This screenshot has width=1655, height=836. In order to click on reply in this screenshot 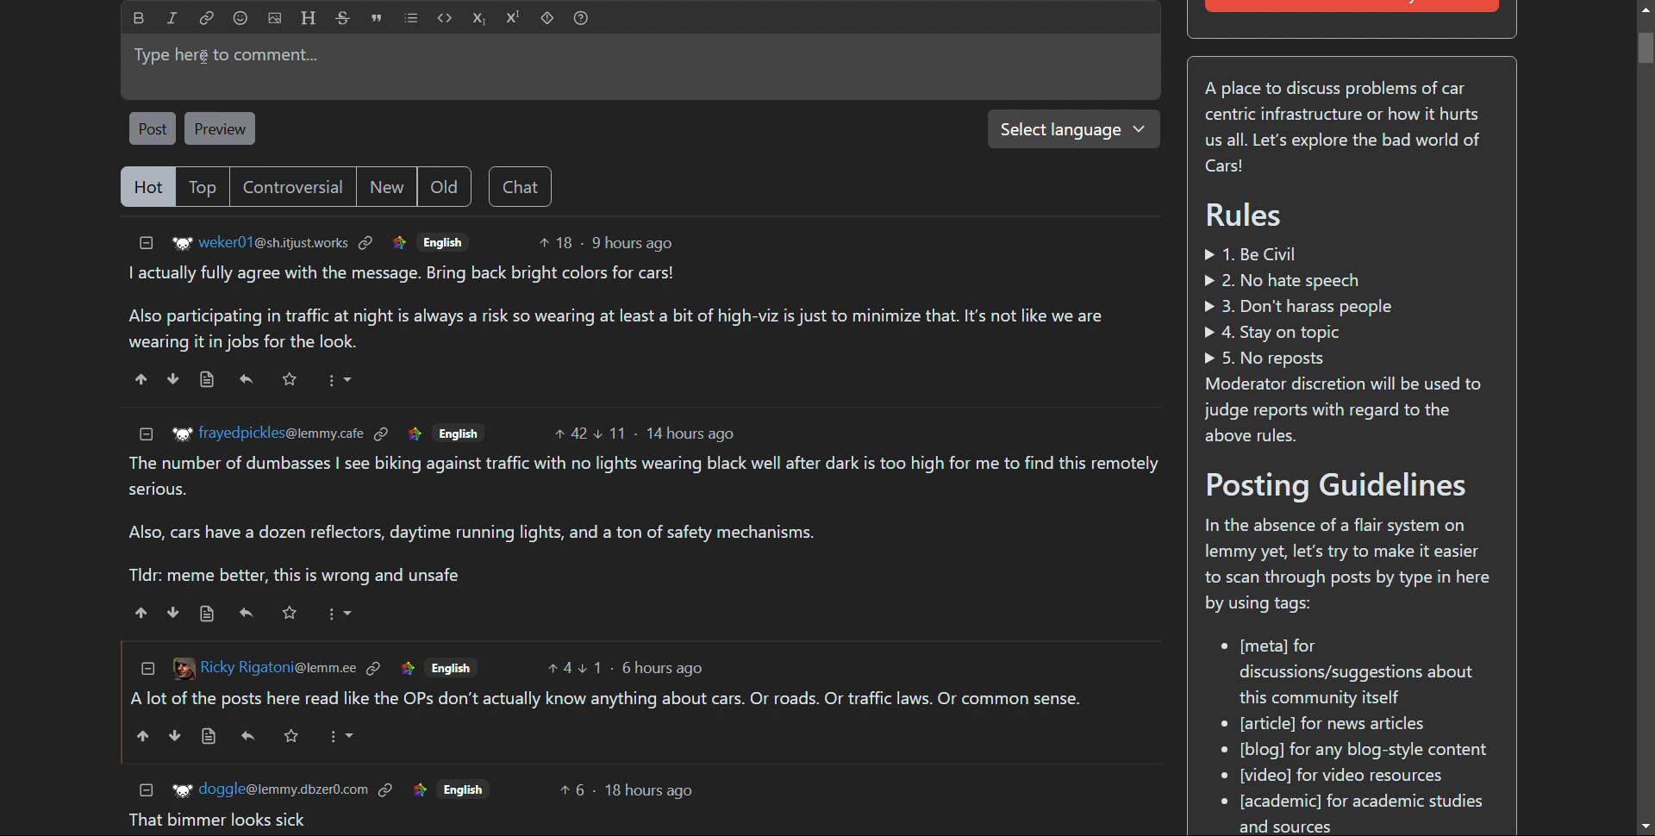, I will do `click(248, 735)`.